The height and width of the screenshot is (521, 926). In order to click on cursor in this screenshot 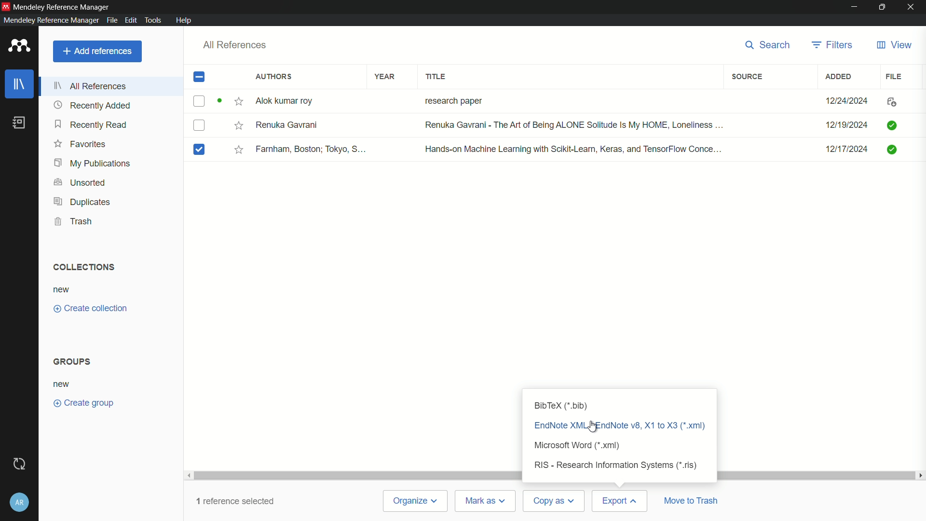, I will do `click(592, 427)`.